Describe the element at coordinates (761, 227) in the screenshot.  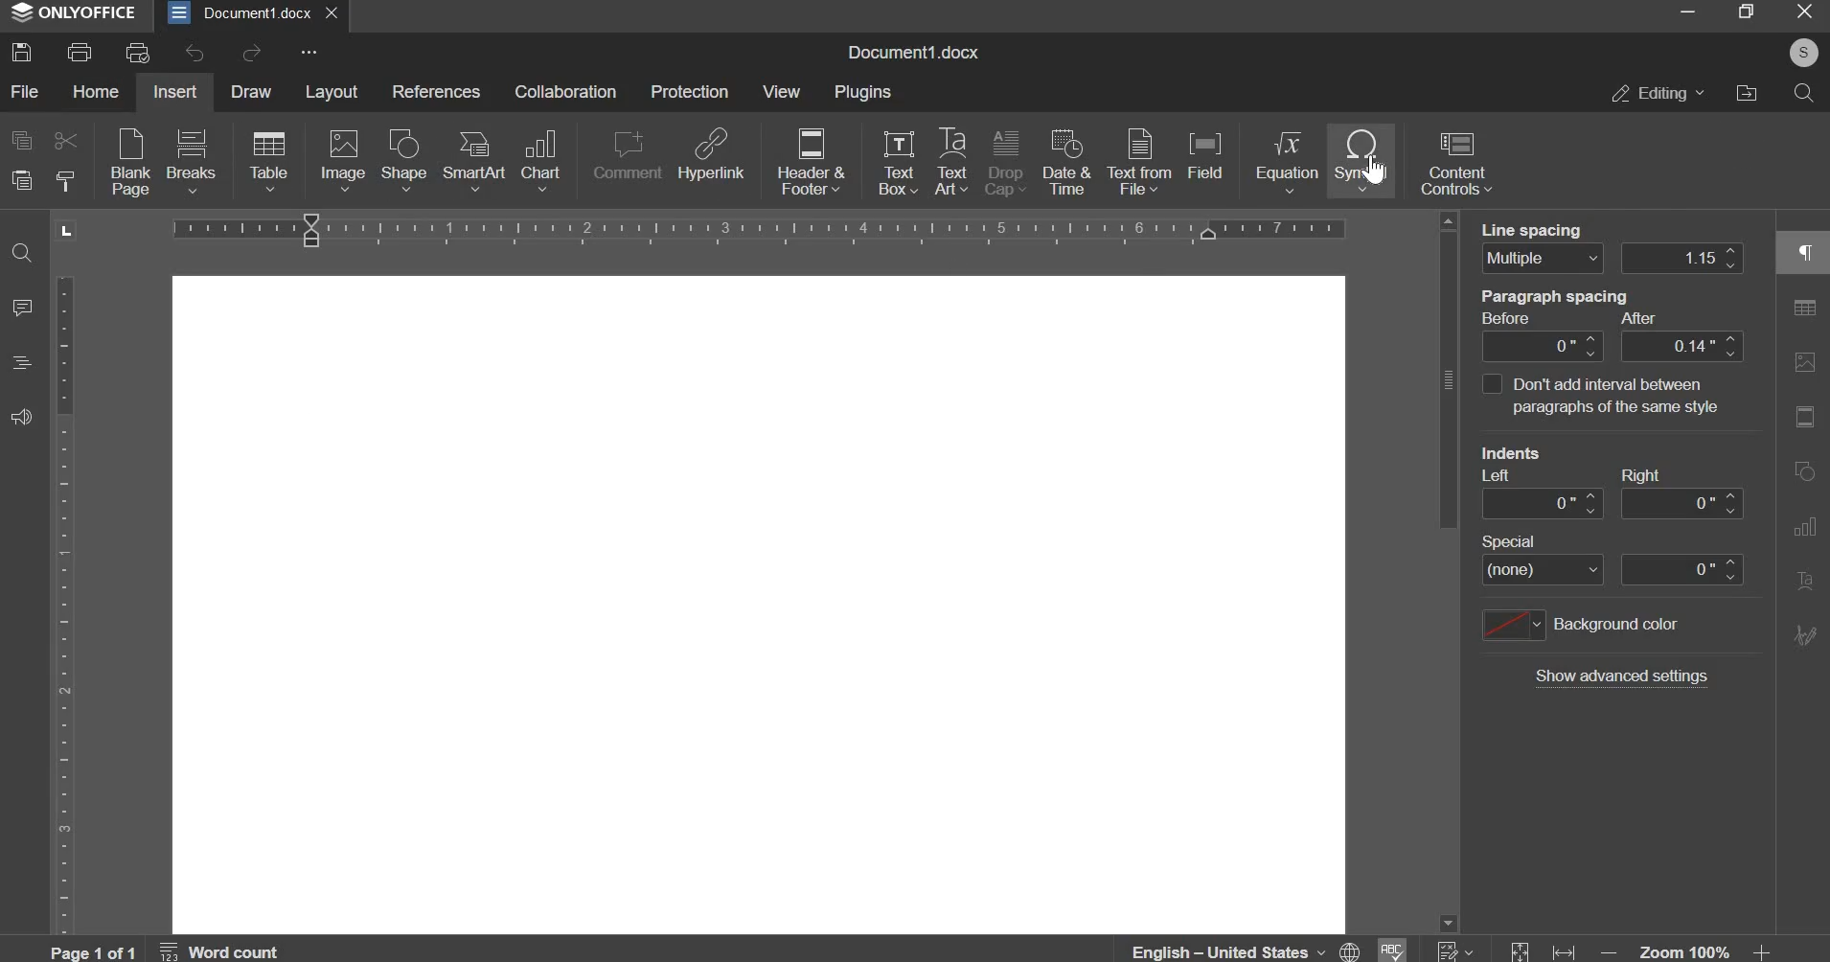
I see `horizontal scale` at that location.